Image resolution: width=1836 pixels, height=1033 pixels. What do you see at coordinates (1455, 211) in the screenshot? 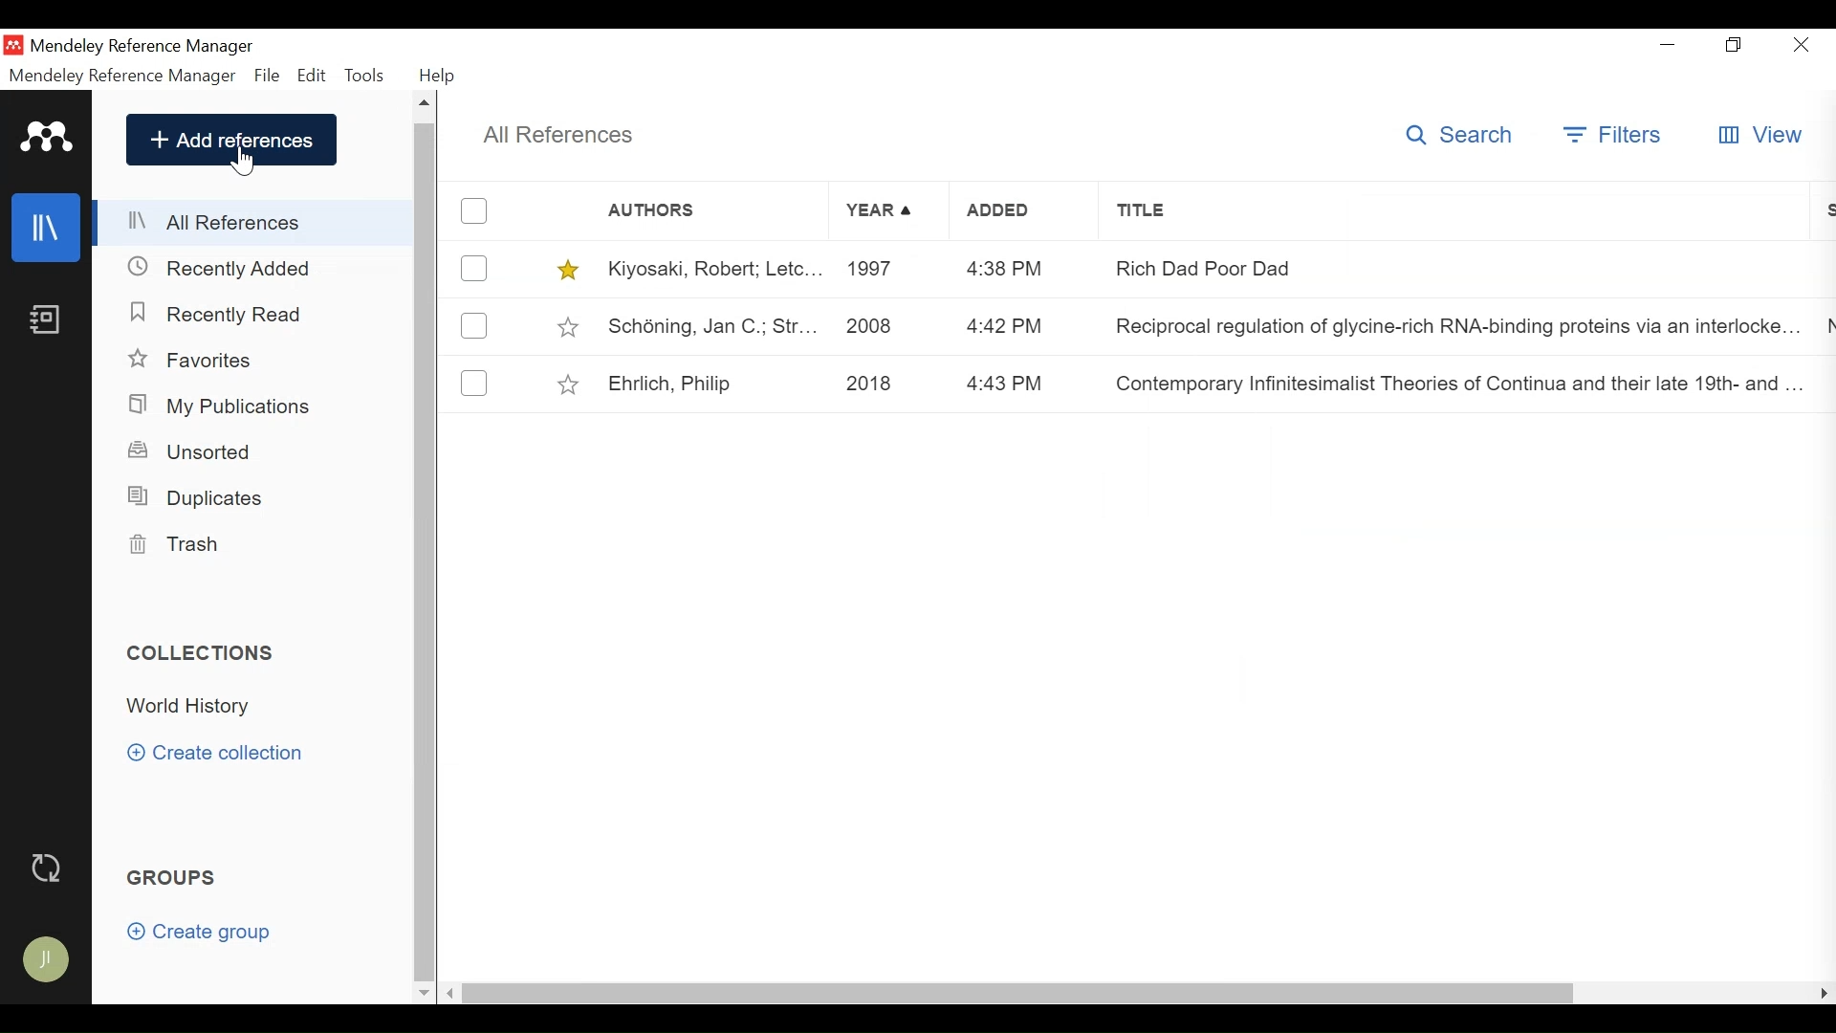
I see `Title` at bounding box center [1455, 211].